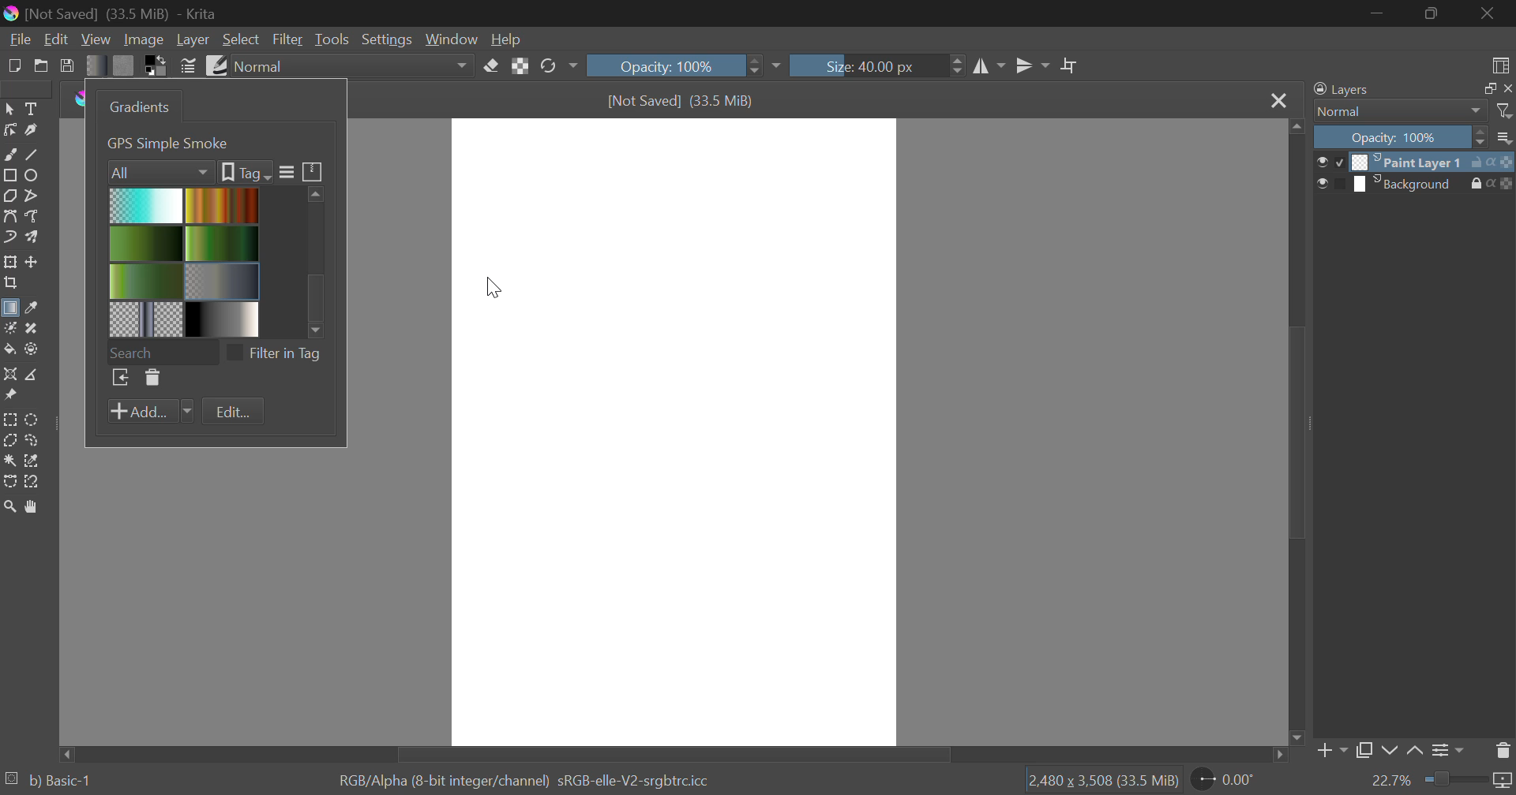 The height and width of the screenshot is (795, 1516). What do you see at coordinates (9, 506) in the screenshot?
I see `Zoom` at bounding box center [9, 506].